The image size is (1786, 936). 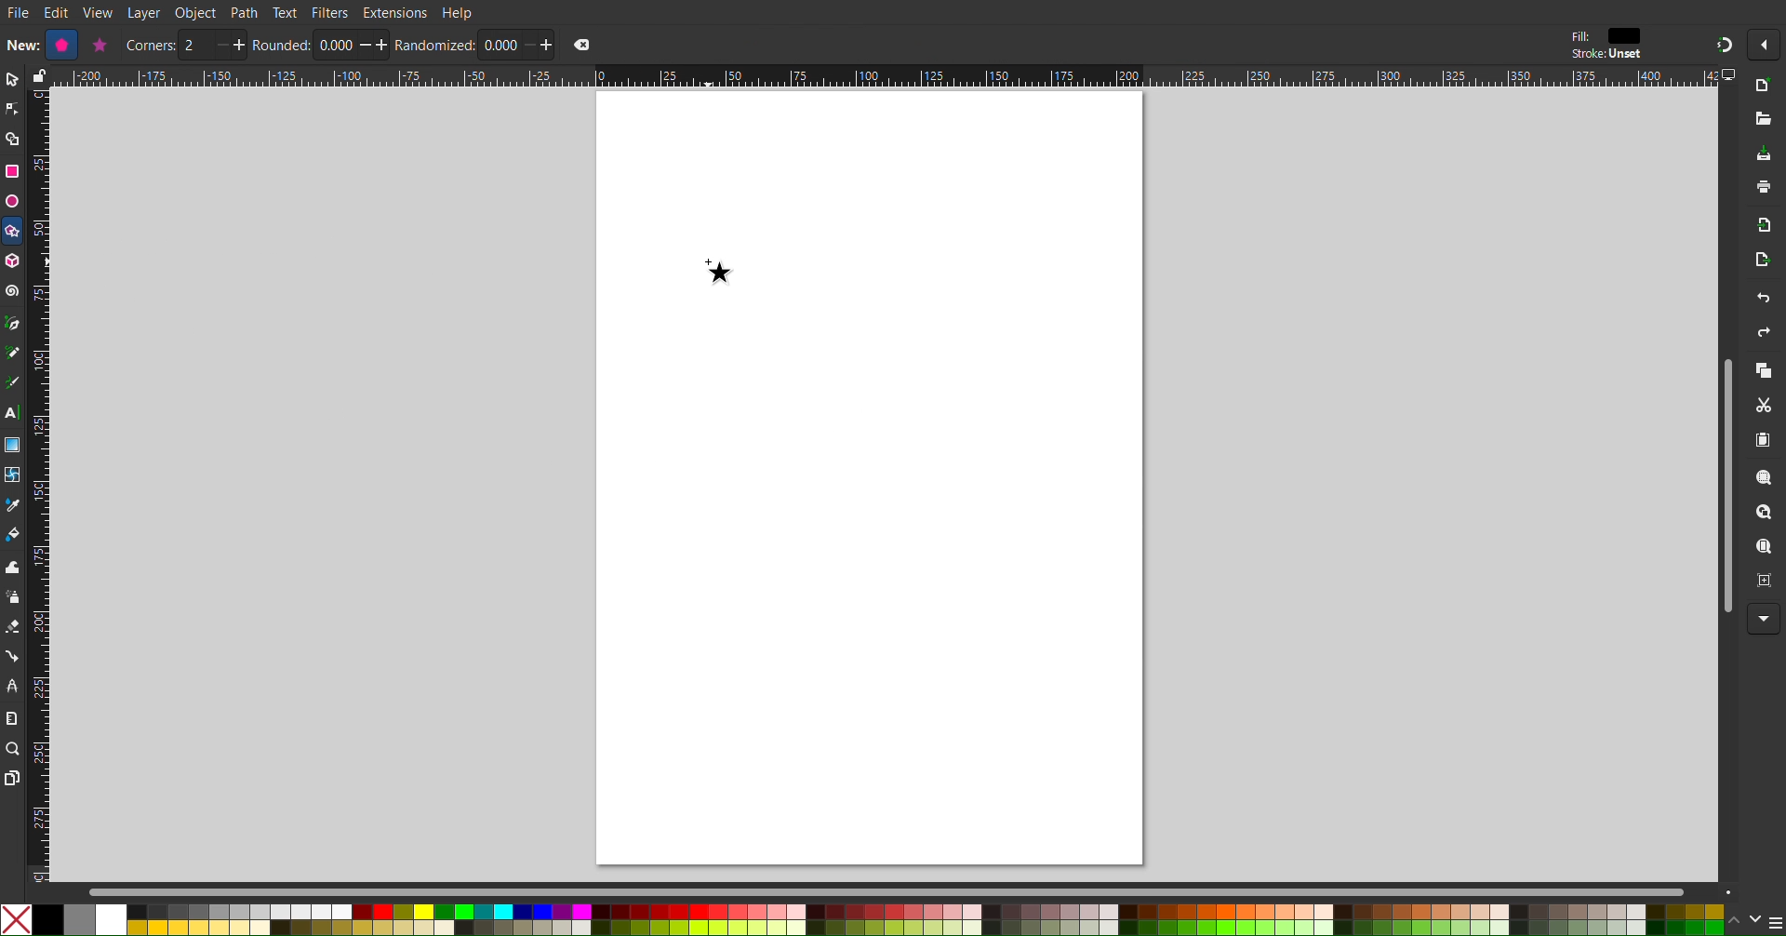 I want to click on Filters, so click(x=330, y=12).